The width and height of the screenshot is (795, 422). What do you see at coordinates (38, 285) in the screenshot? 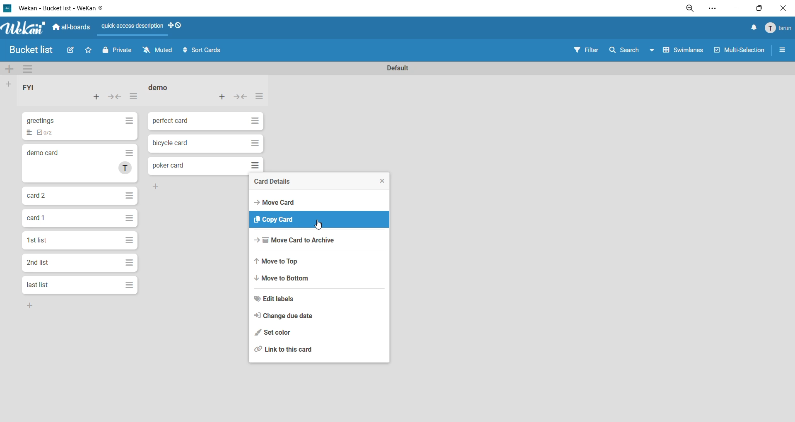
I see `last list` at bounding box center [38, 285].